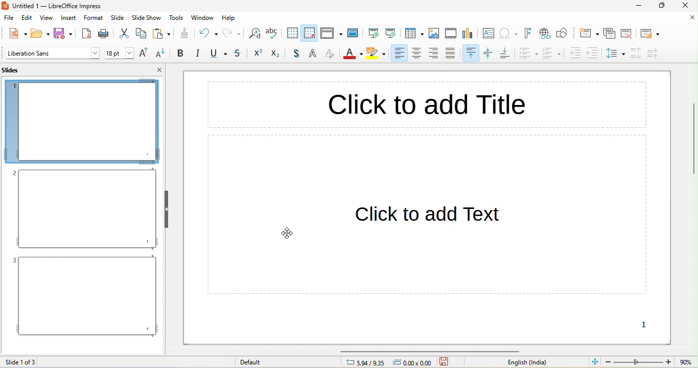 Image resolution: width=698 pixels, height=368 pixels. Describe the element at coordinates (650, 33) in the screenshot. I see `slide layout` at that location.